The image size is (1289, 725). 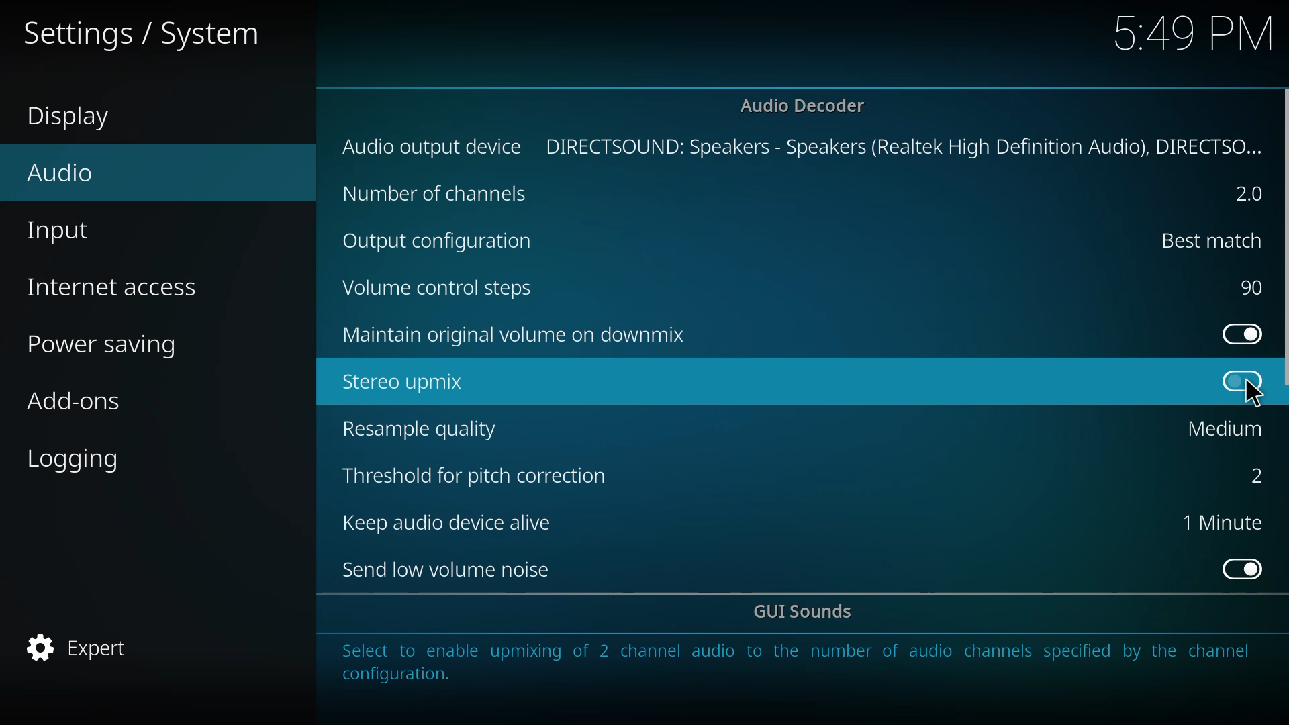 I want to click on power saving, so click(x=107, y=346).